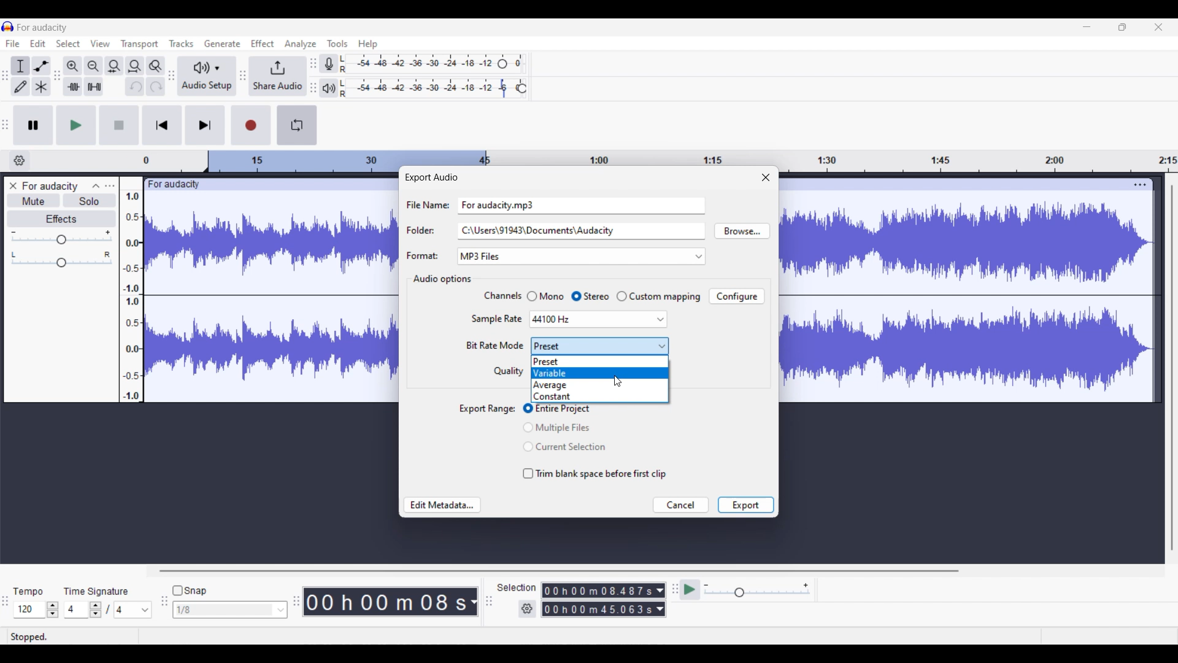 This screenshot has height=663, width=1178. What do you see at coordinates (51, 186) in the screenshot?
I see `Track name - For audacity` at bounding box center [51, 186].